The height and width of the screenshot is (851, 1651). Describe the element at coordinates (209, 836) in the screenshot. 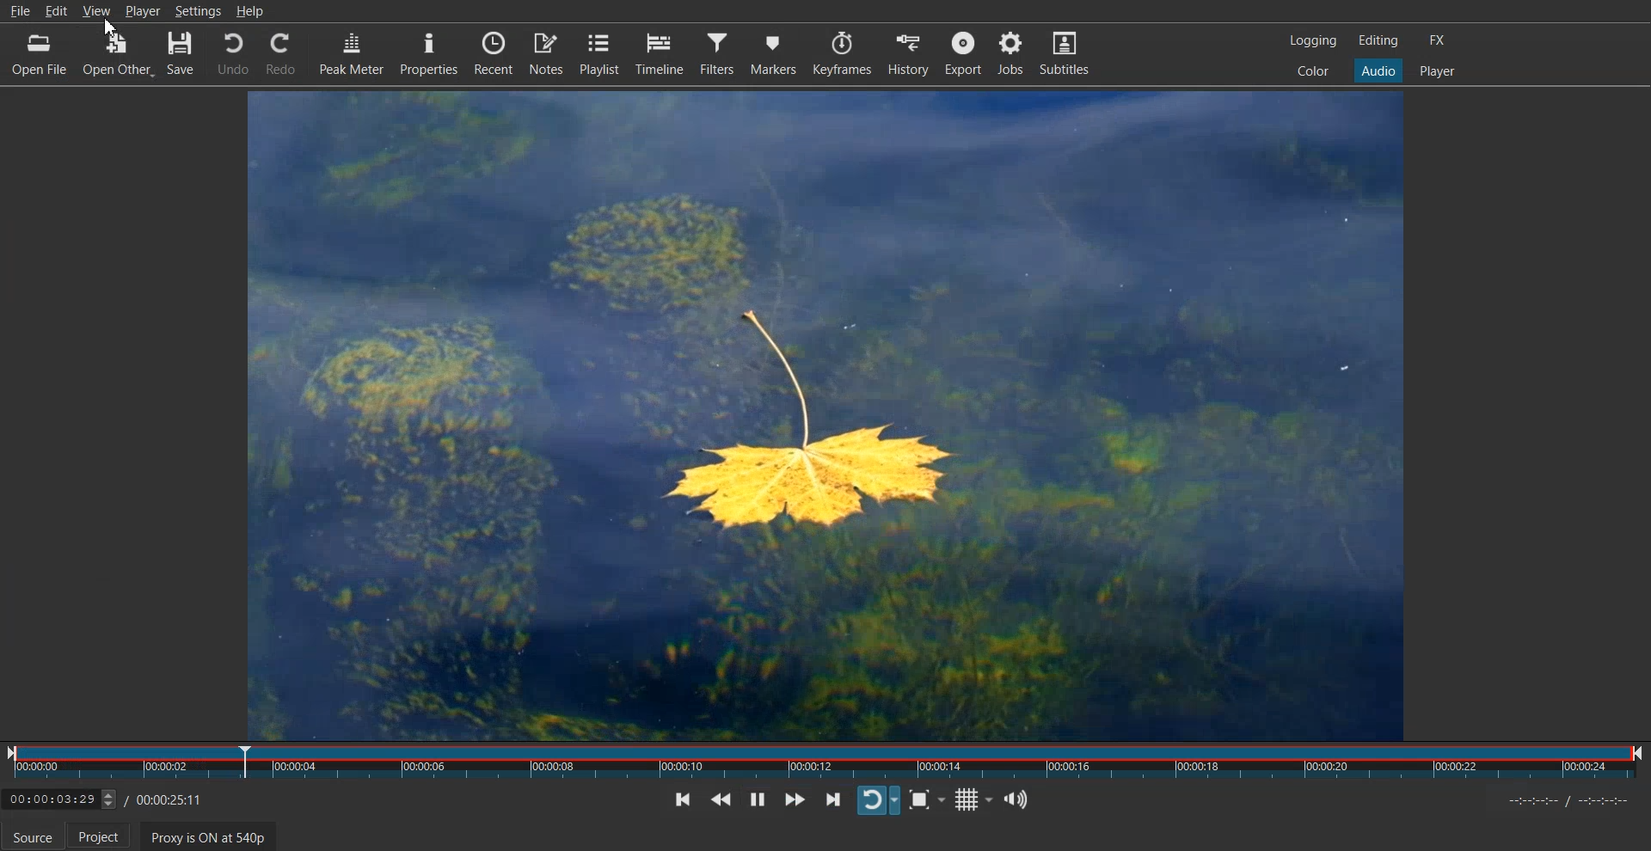

I see `Proxy is ON at 540p` at that location.